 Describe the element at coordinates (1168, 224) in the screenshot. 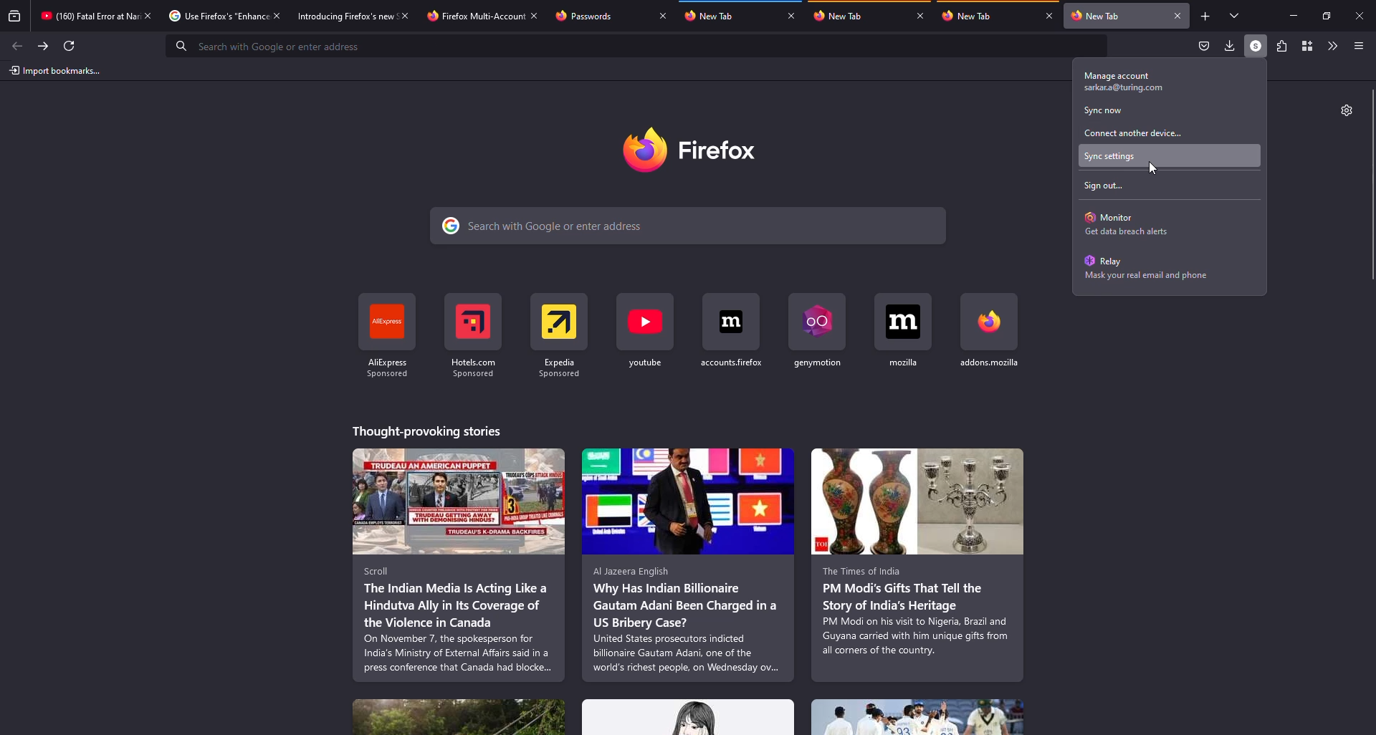

I see `monitor` at that location.